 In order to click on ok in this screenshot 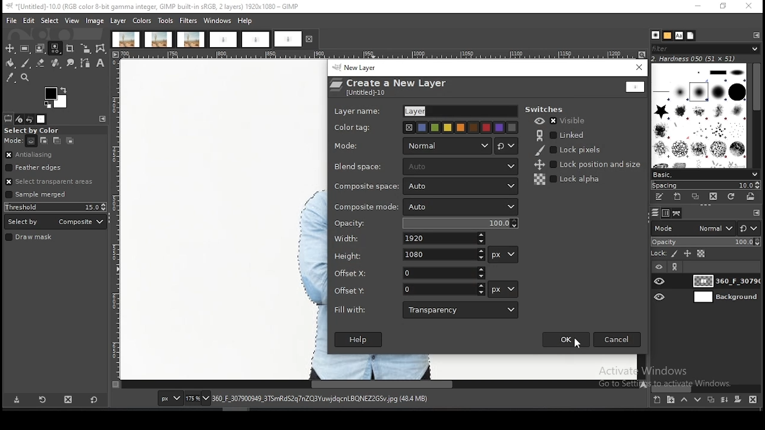, I will do `click(565, 340)`.